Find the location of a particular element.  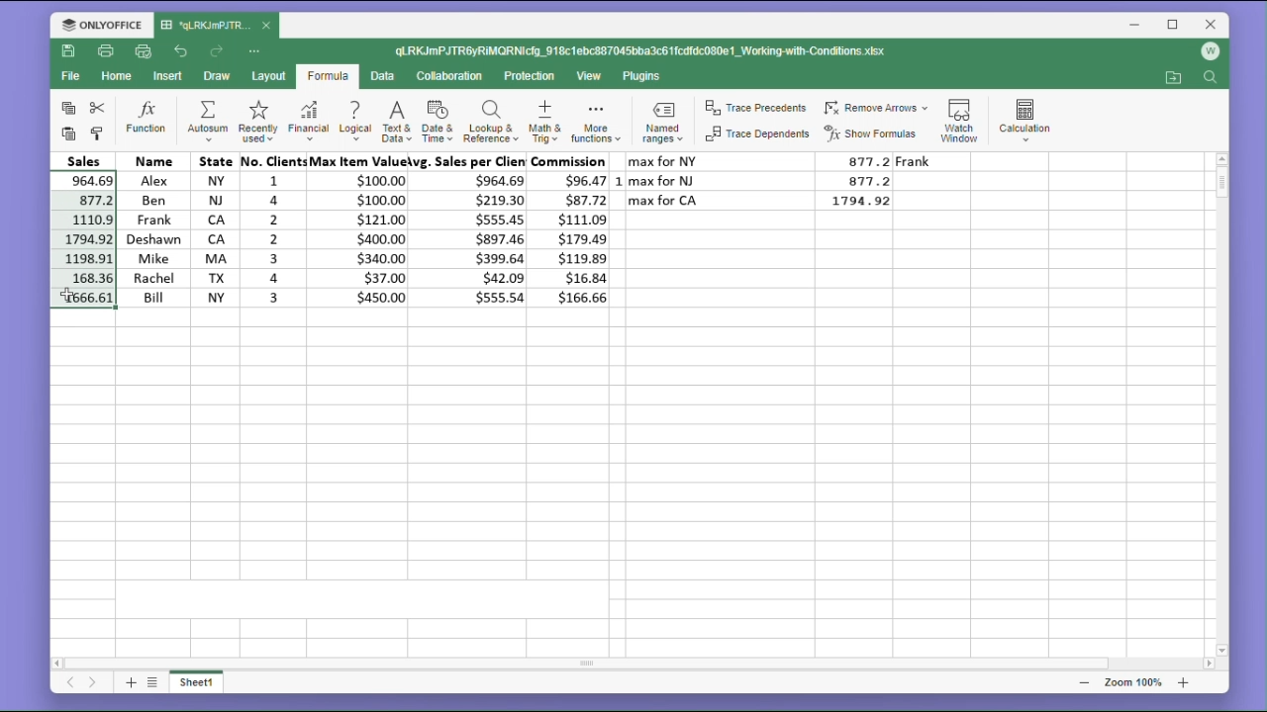

print file is located at coordinates (107, 52).